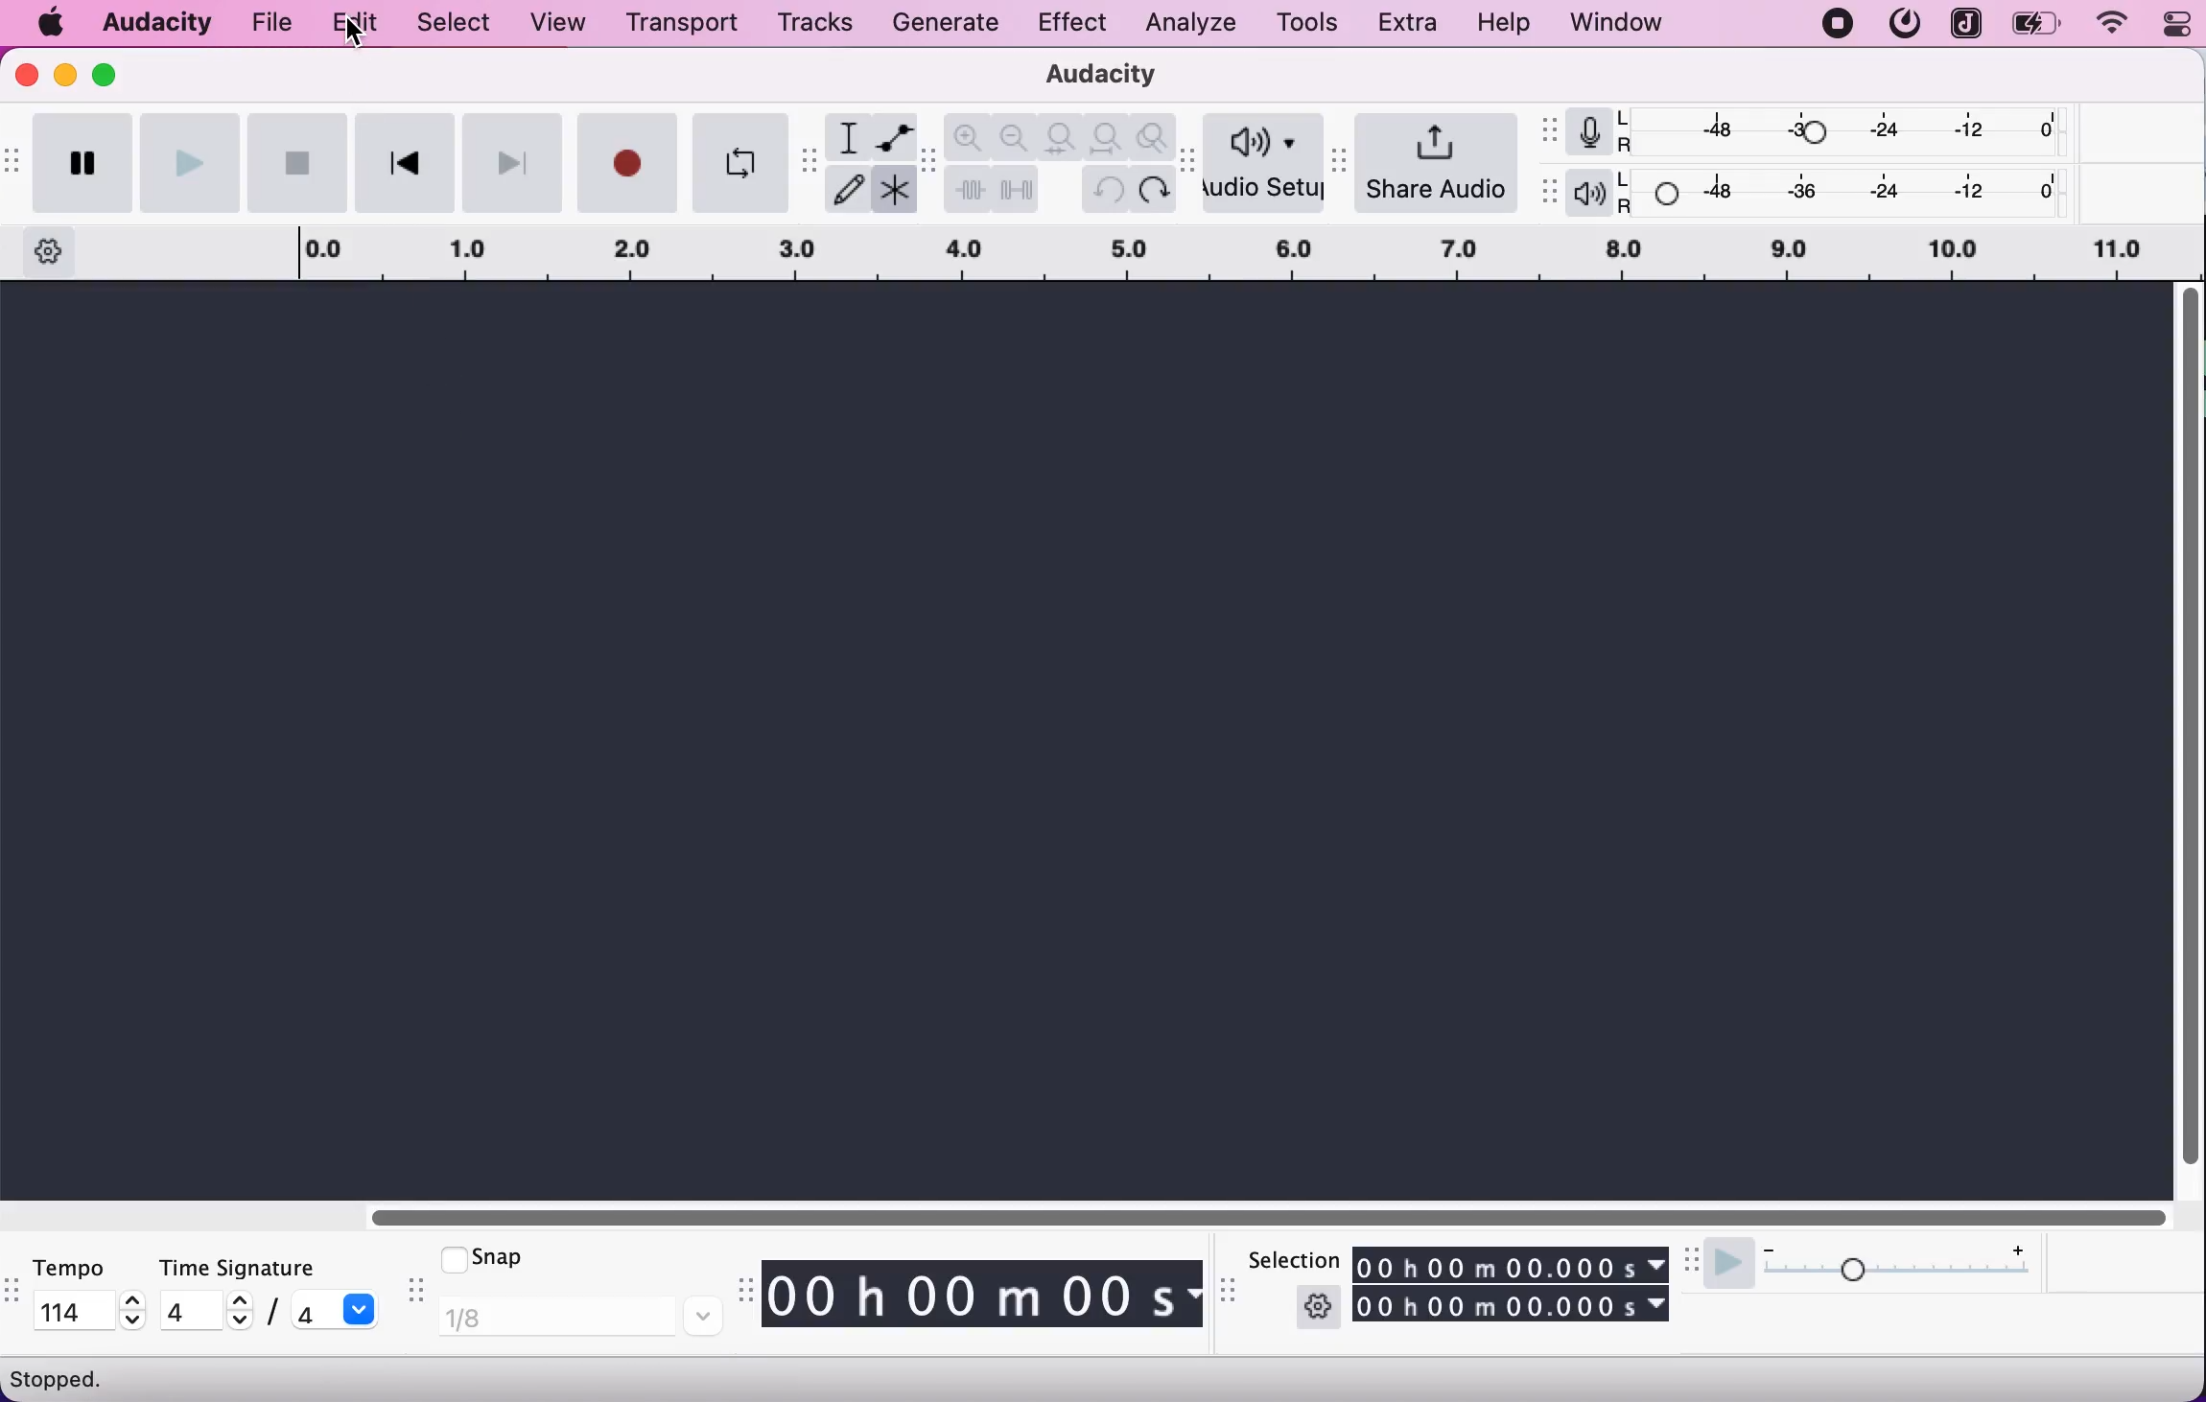  What do you see at coordinates (892, 194) in the screenshot?
I see `multitool` at bounding box center [892, 194].